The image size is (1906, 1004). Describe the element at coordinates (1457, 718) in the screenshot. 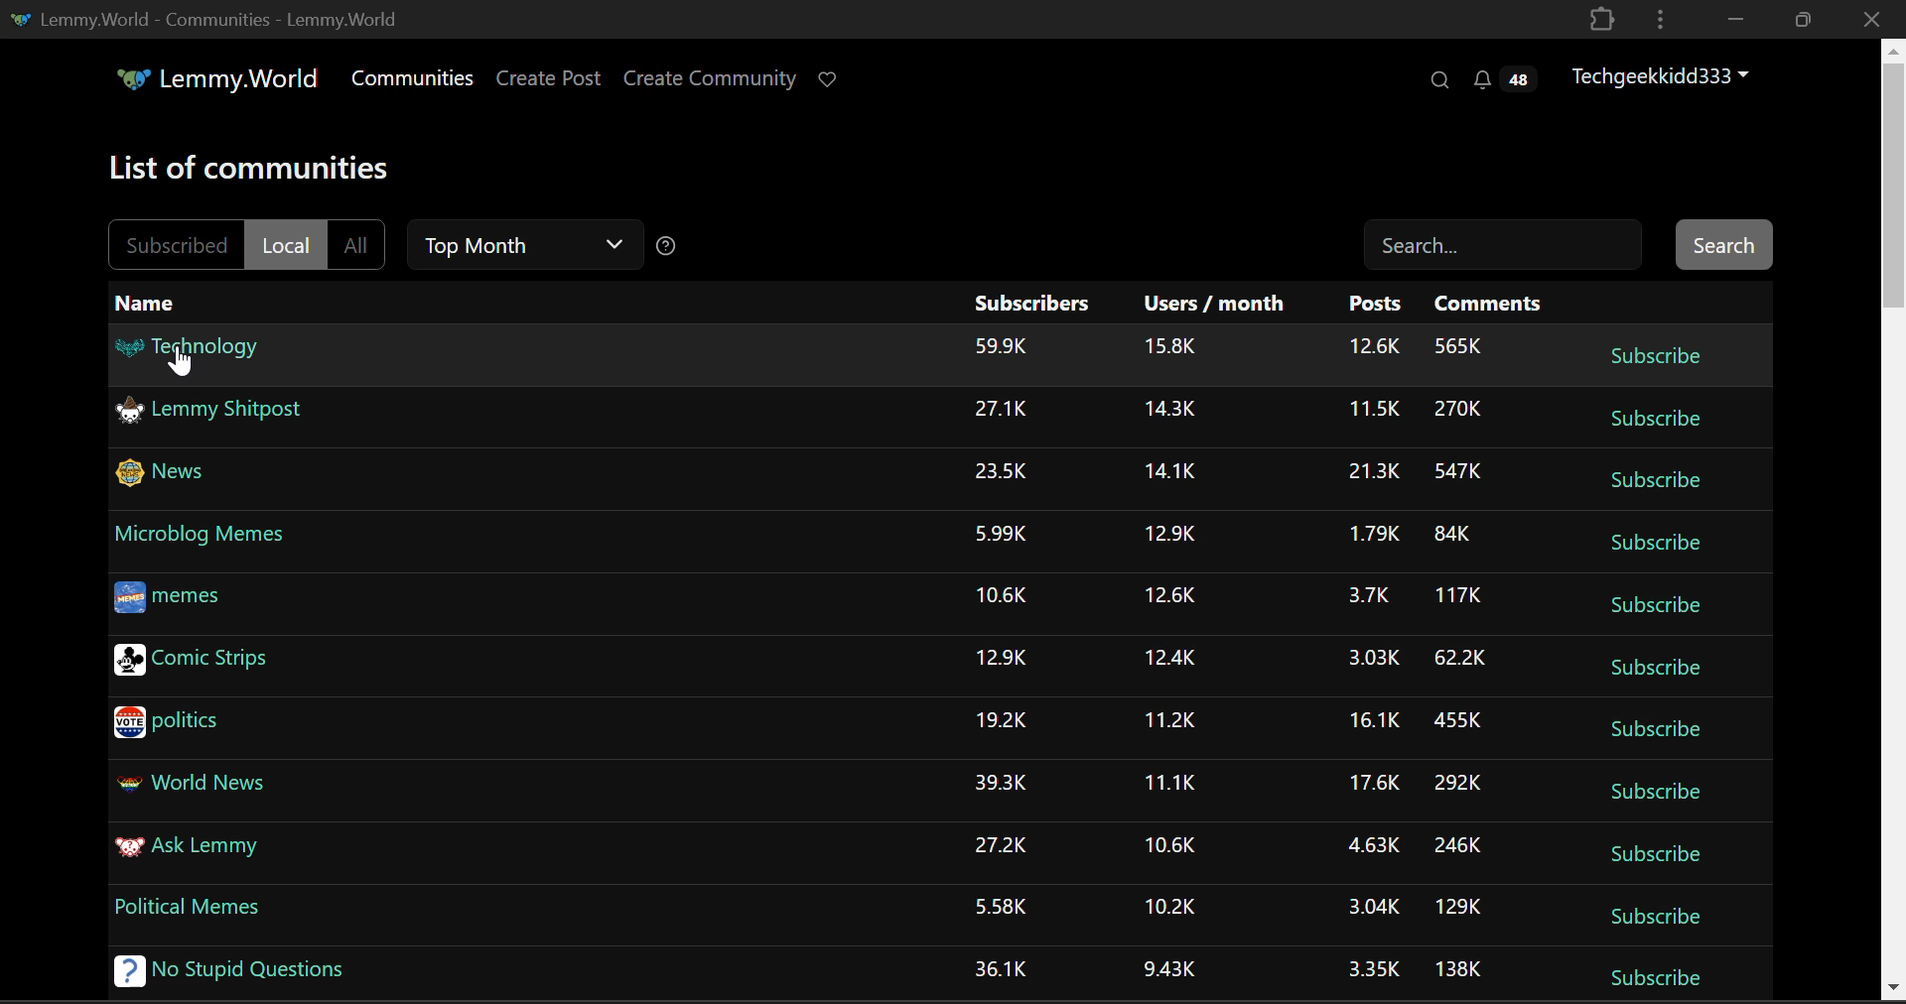

I see `Amount` at that location.